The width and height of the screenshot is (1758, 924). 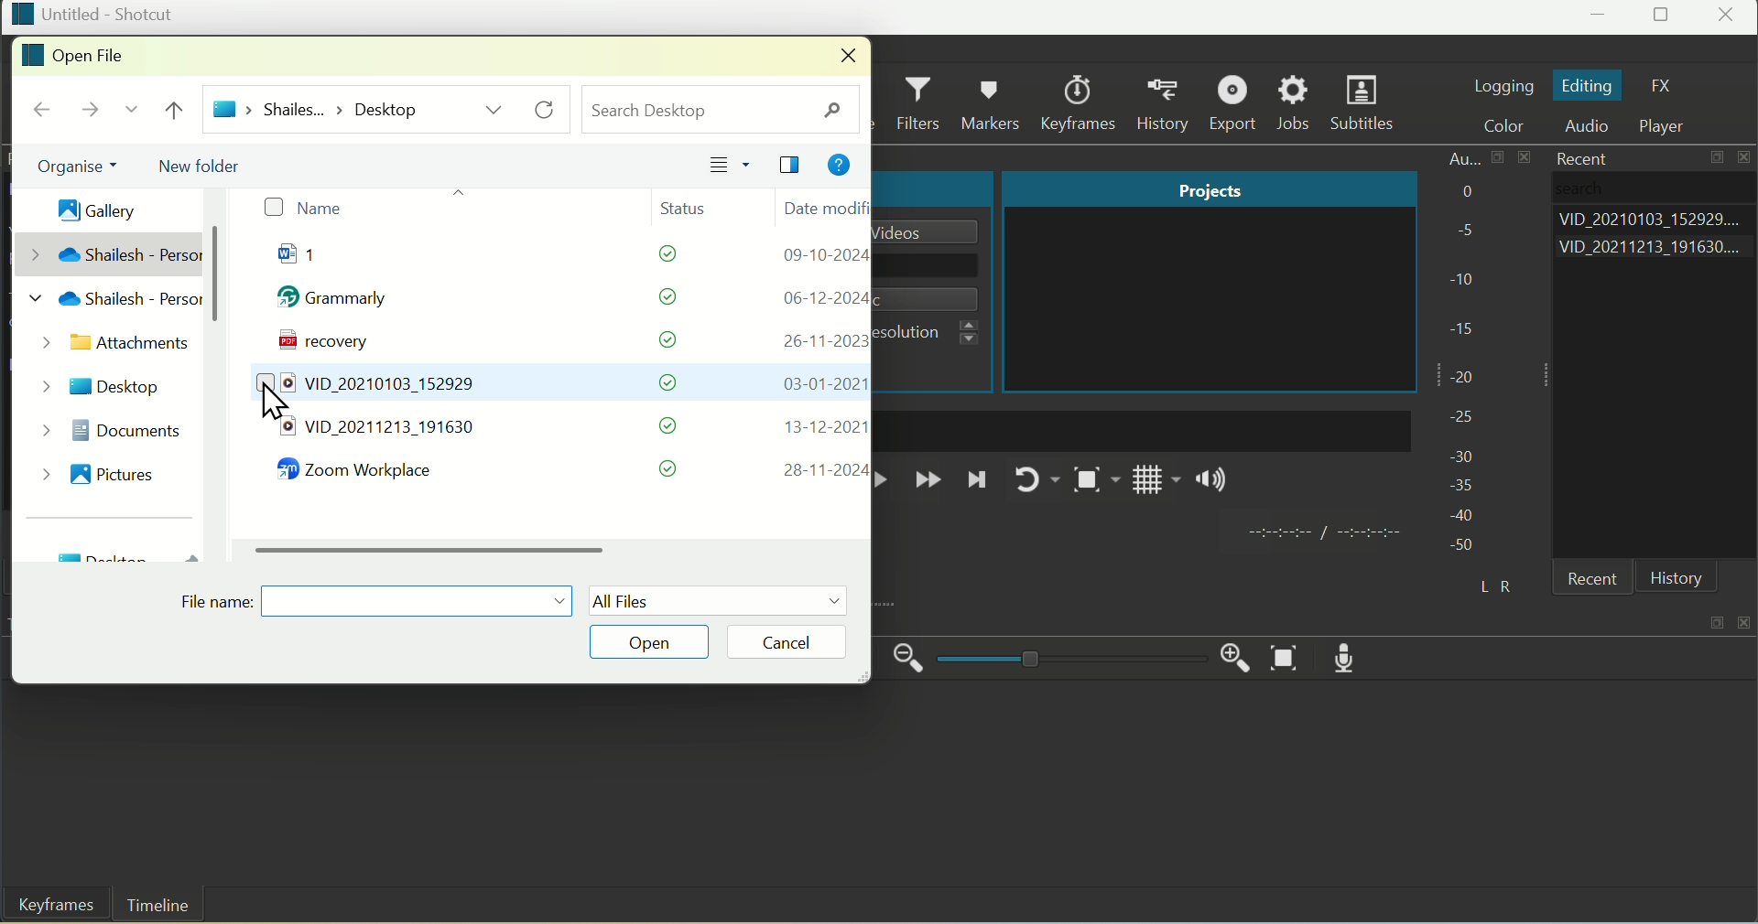 What do you see at coordinates (1093, 483) in the screenshot?
I see `Snapshot` at bounding box center [1093, 483].